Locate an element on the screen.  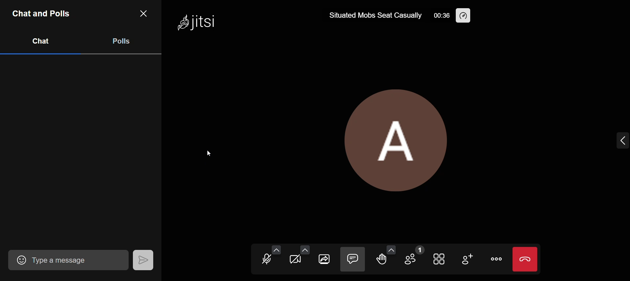
Type a Message is located at coordinates (79, 260).